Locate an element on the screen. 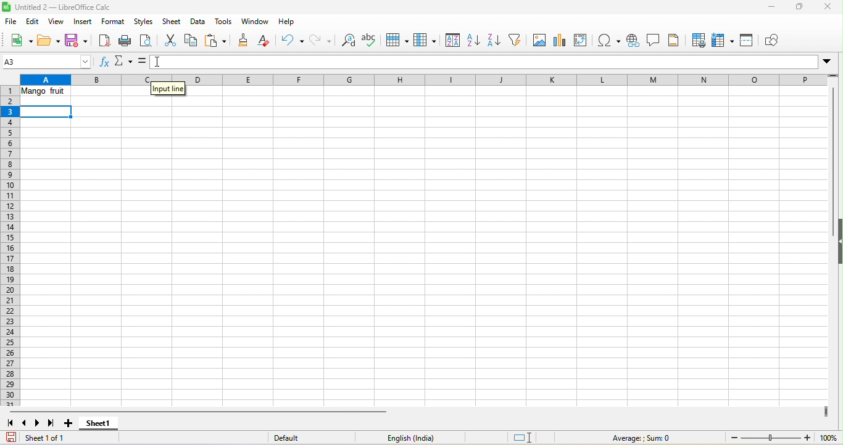  new is located at coordinates (19, 40).